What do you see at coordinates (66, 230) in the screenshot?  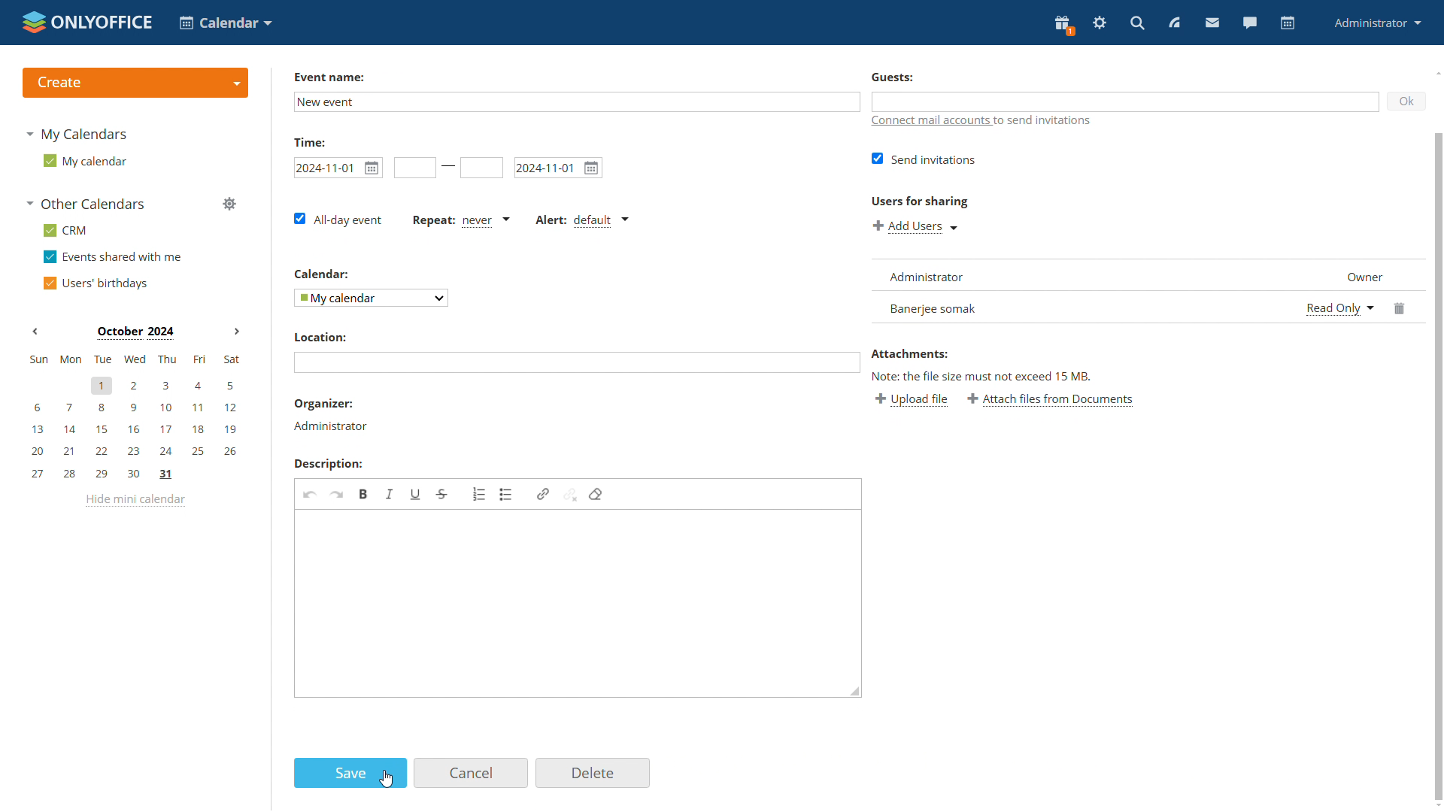 I see `crm` at bounding box center [66, 230].